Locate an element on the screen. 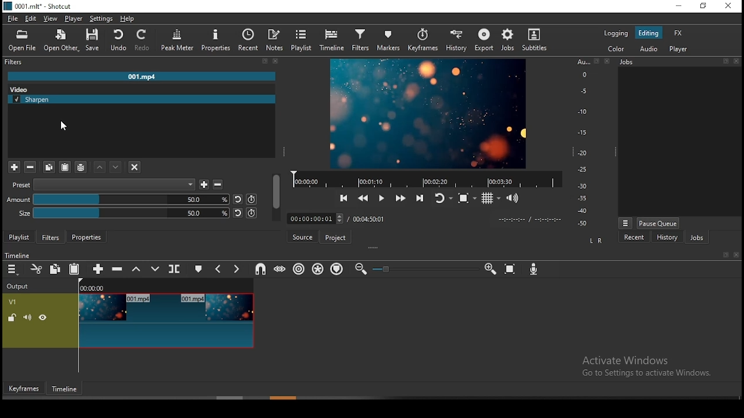  zoom timeline to fit is located at coordinates (510, 269).